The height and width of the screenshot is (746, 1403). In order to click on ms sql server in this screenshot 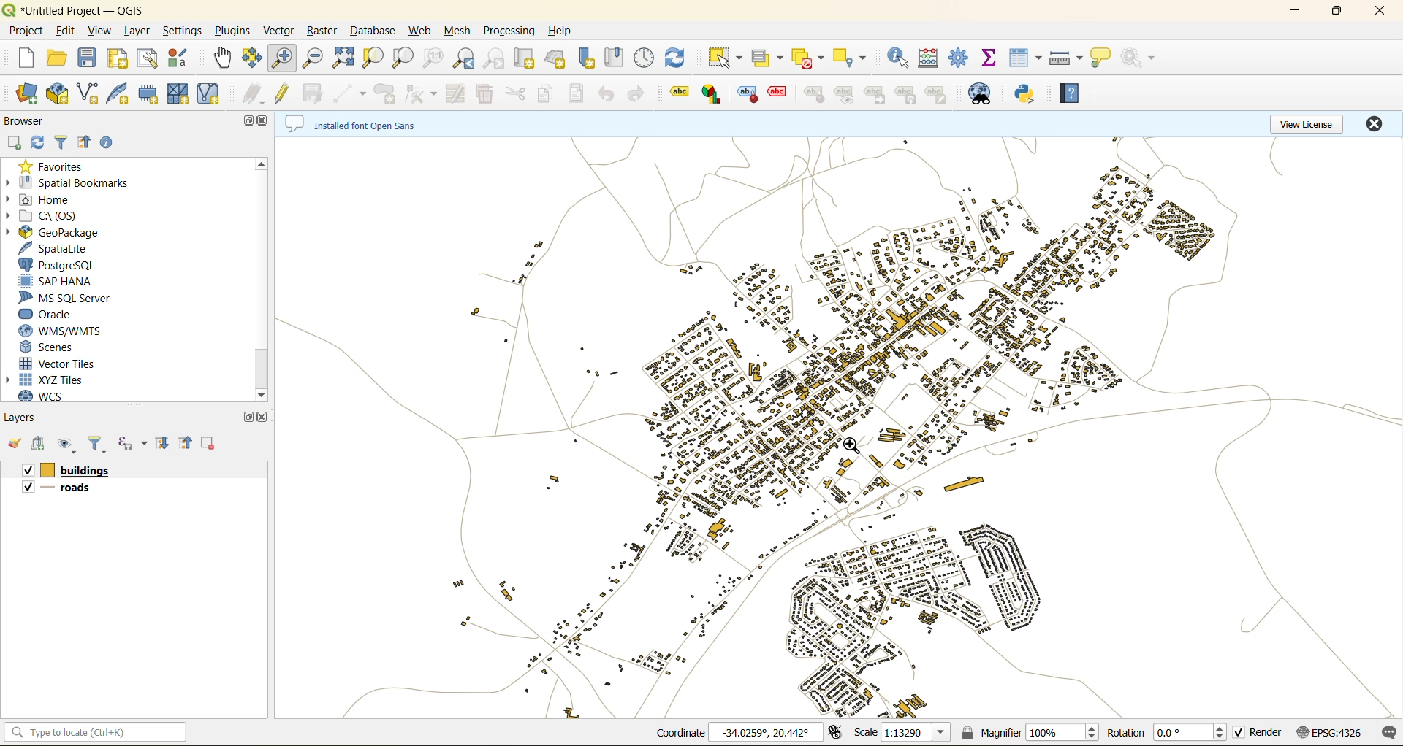, I will do `click(72, 297)`.